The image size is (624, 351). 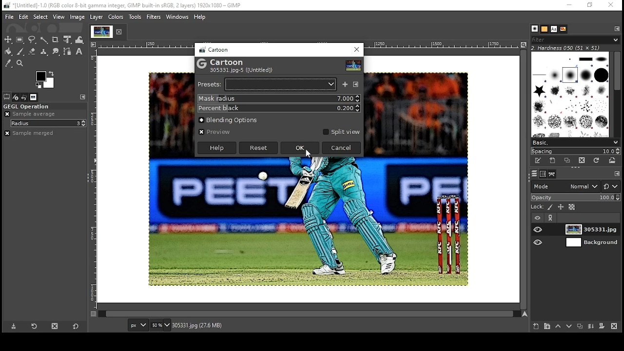 I want to click on close window, so click(x=357, y=49).